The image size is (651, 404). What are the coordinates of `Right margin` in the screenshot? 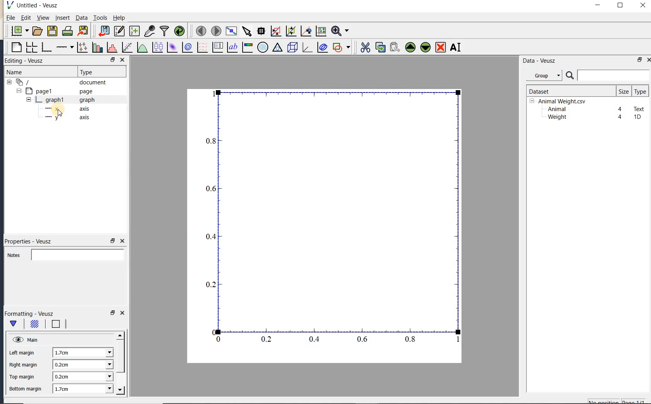 It's located at (23, 365).